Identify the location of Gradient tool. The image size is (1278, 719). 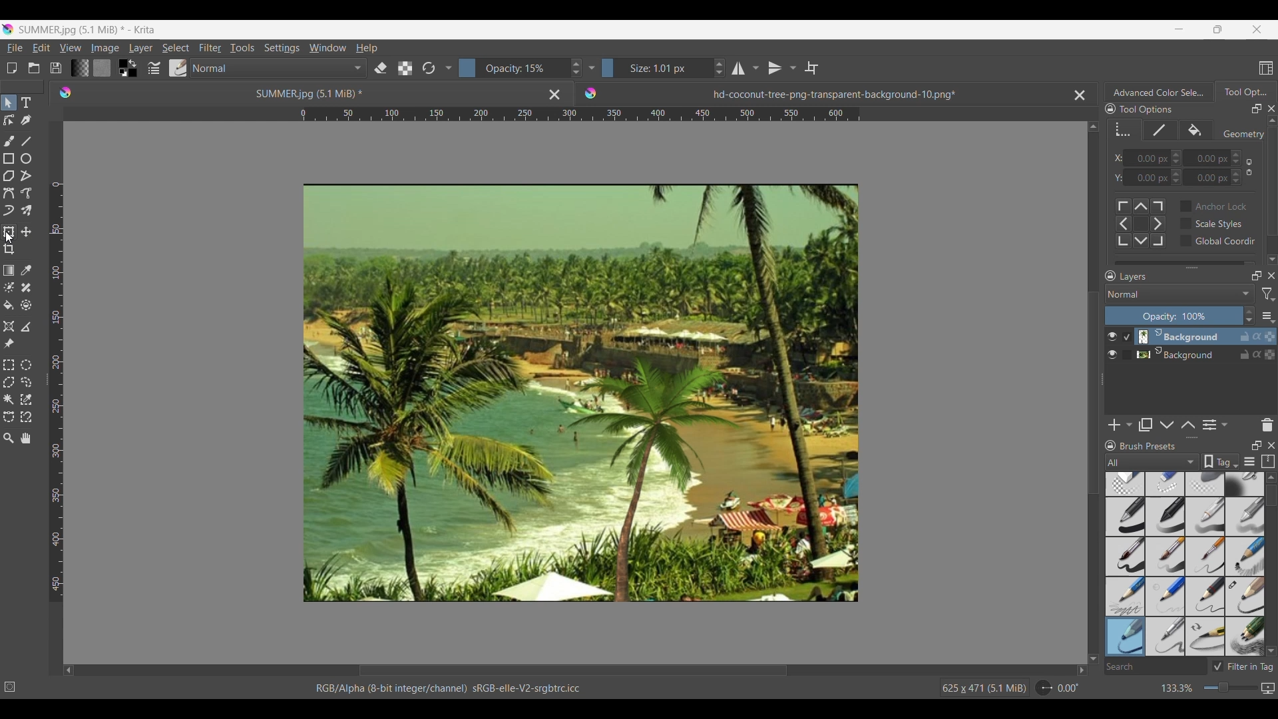
(9, 270).